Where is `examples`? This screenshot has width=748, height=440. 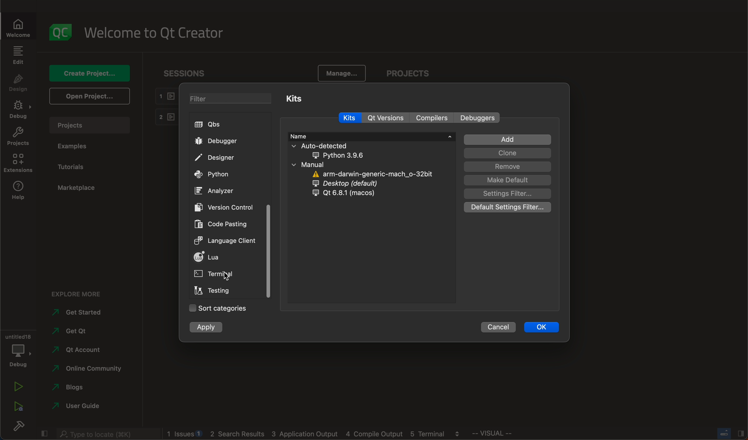
examples is located at coordinates (78, 146).